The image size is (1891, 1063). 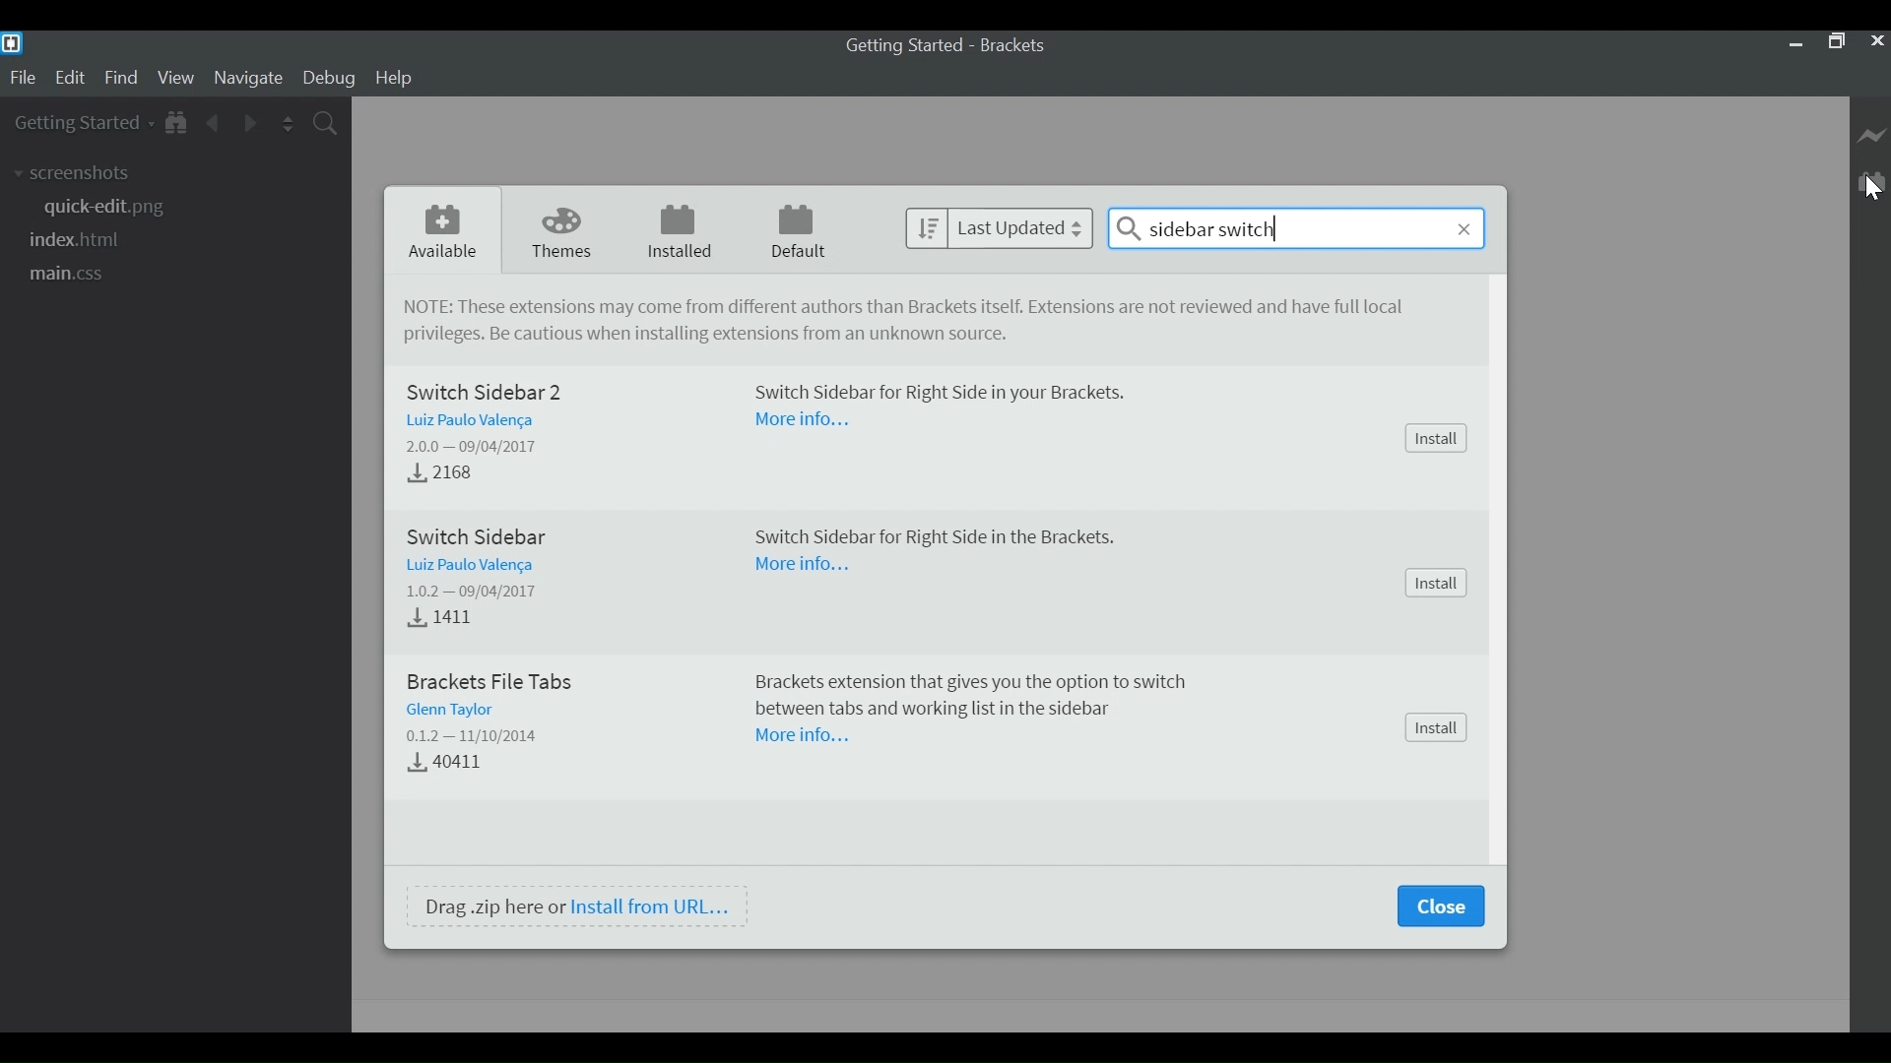 I want to click on Themes, so click(x=556, y=229).